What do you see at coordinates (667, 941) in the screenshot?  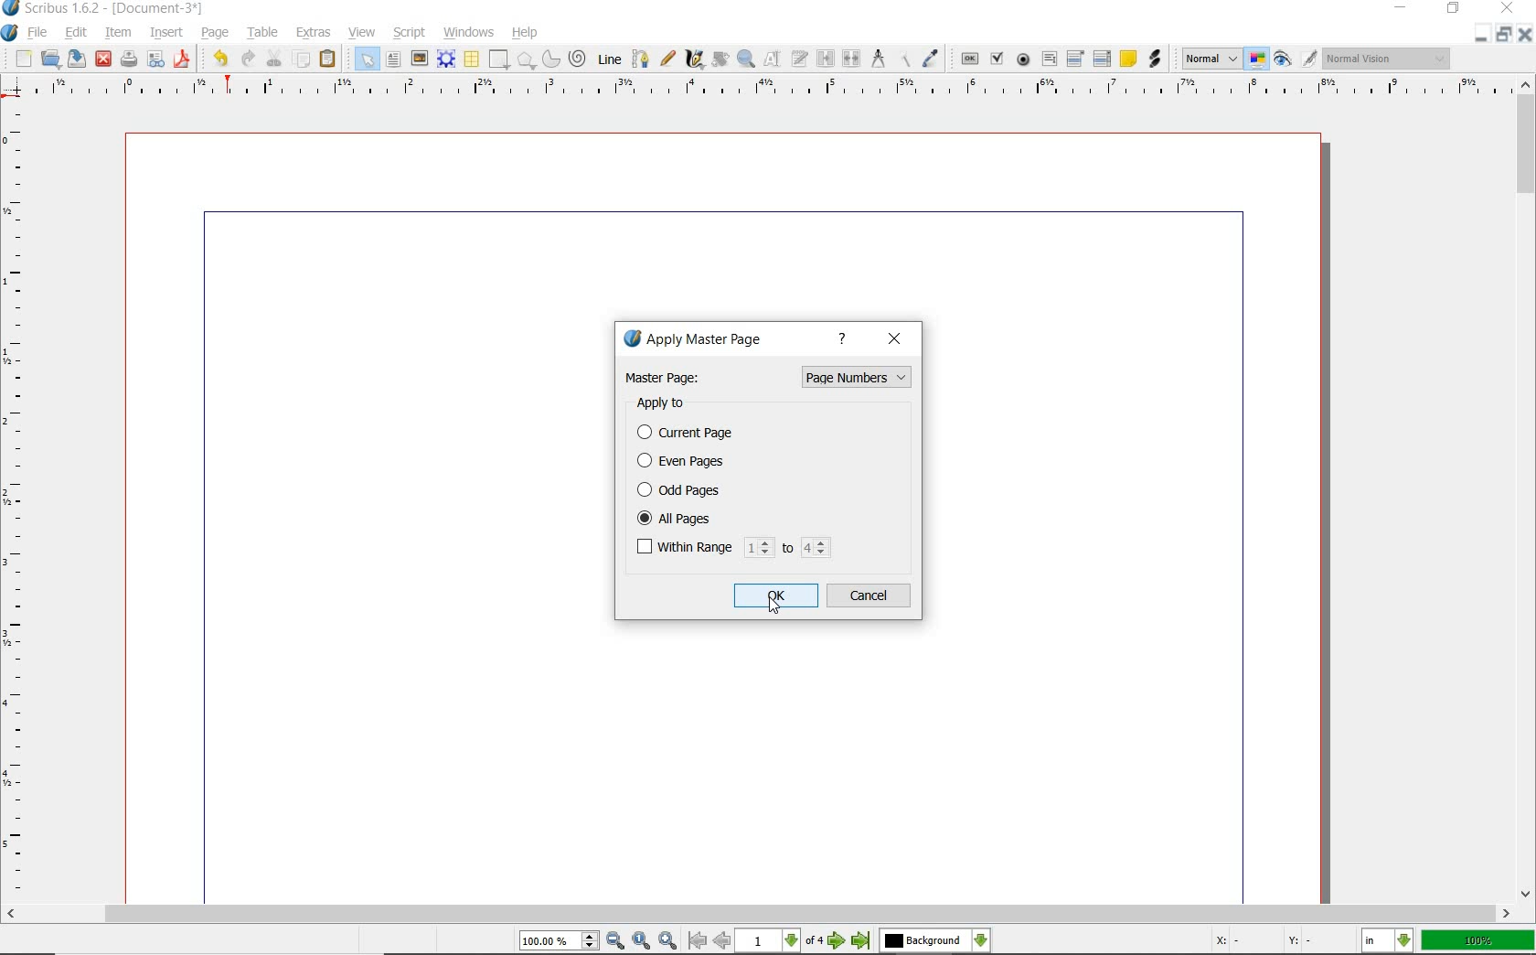 I see `Zoom In` at bounding box center [667, 941].